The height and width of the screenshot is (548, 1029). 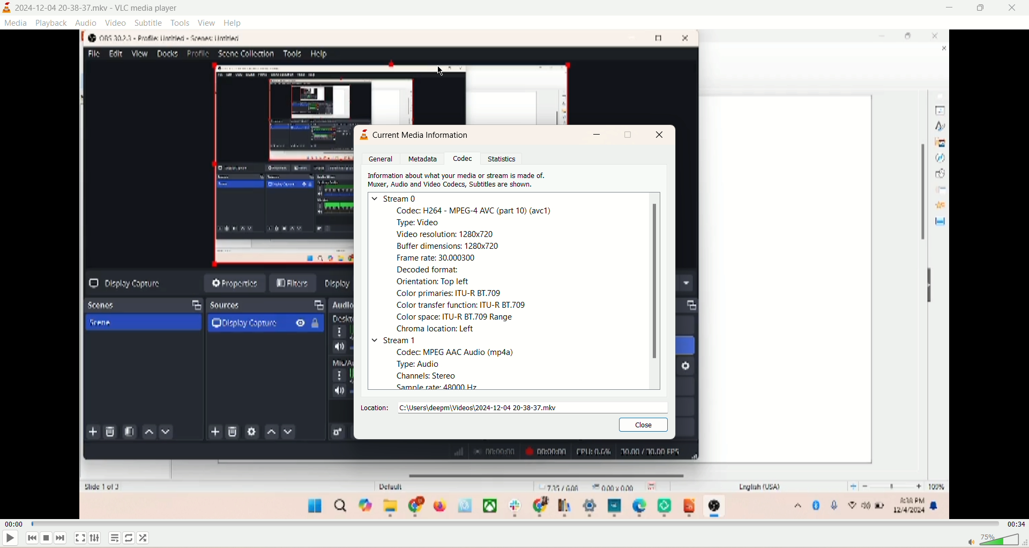 I want to click on previous, so click(x=31, y=540).